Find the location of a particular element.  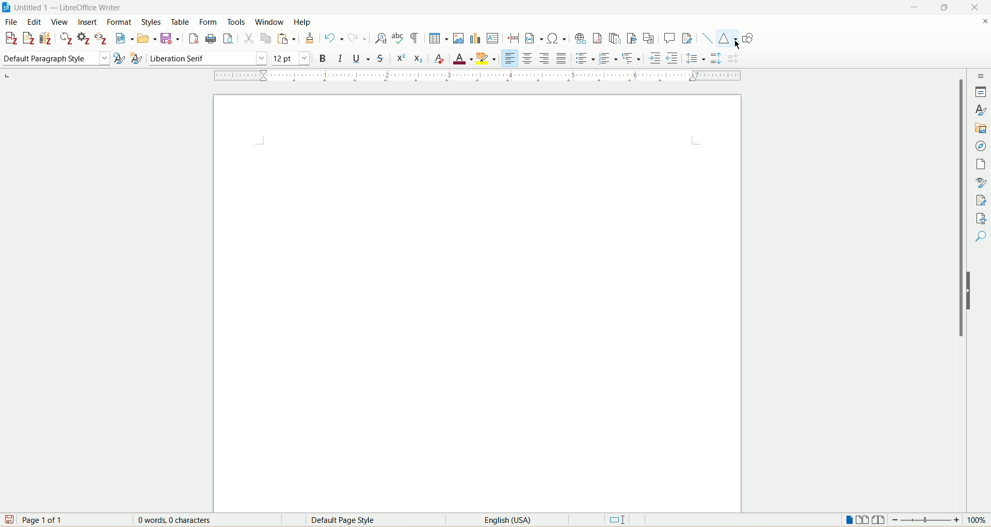

character highlighting is located at coordinates (487, 57).